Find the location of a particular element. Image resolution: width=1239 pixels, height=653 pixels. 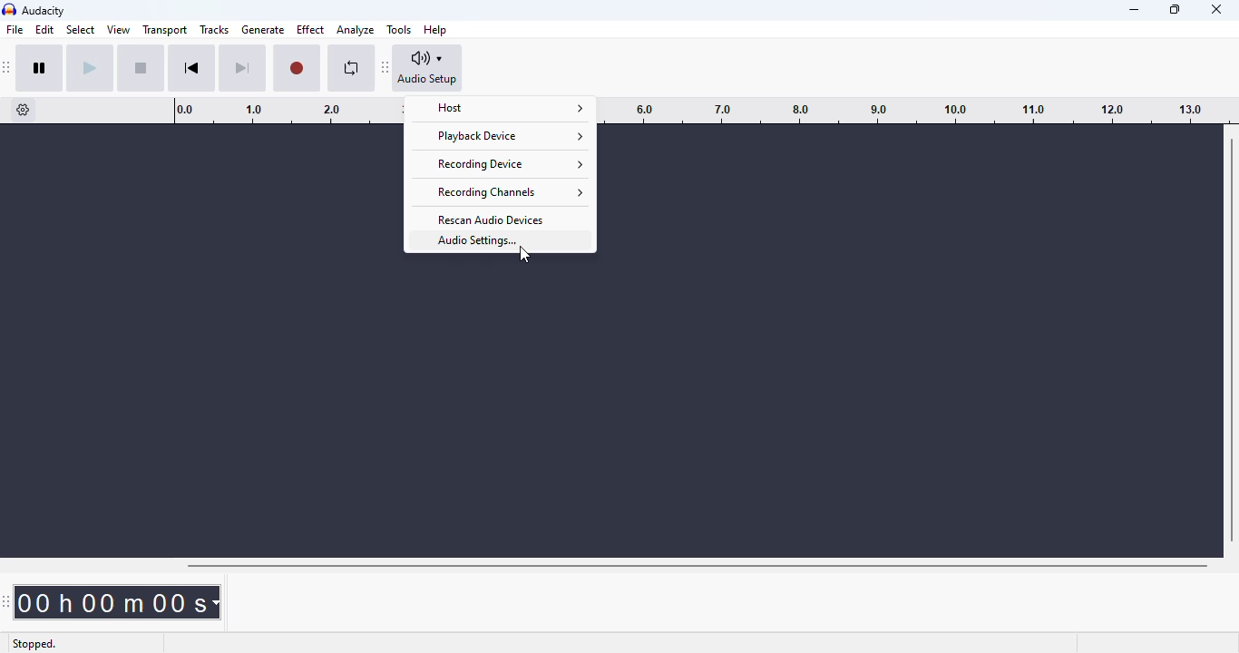

close is located at coordinates (1217, 9).